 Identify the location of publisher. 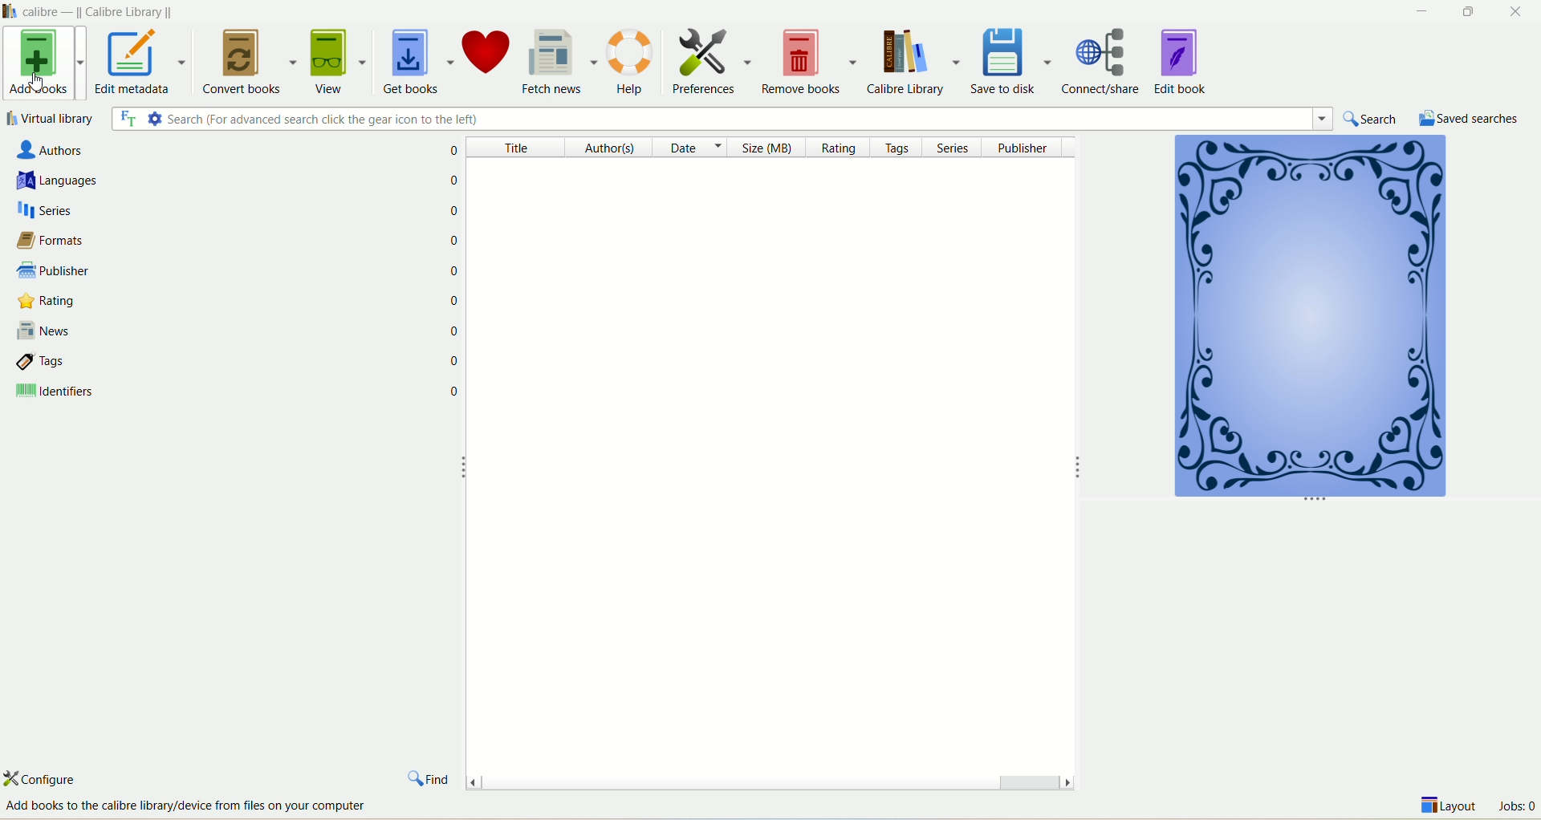
(1027, 147).